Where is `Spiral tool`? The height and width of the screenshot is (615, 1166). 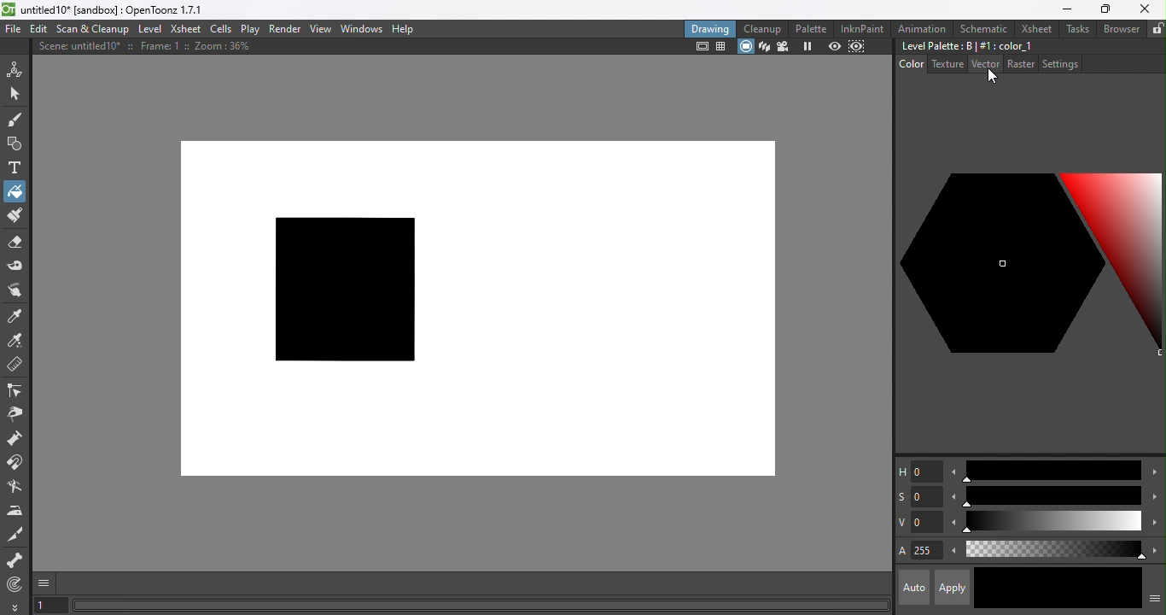 Spiral tool is located at coordinates (19, 583).